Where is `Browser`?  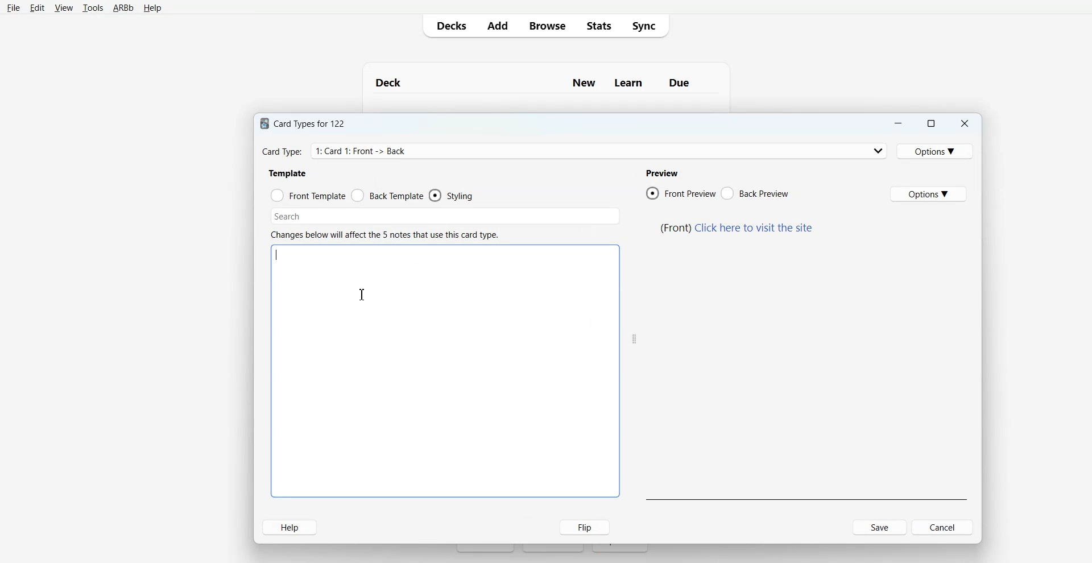 Browser is located at coordinates (546, 25).